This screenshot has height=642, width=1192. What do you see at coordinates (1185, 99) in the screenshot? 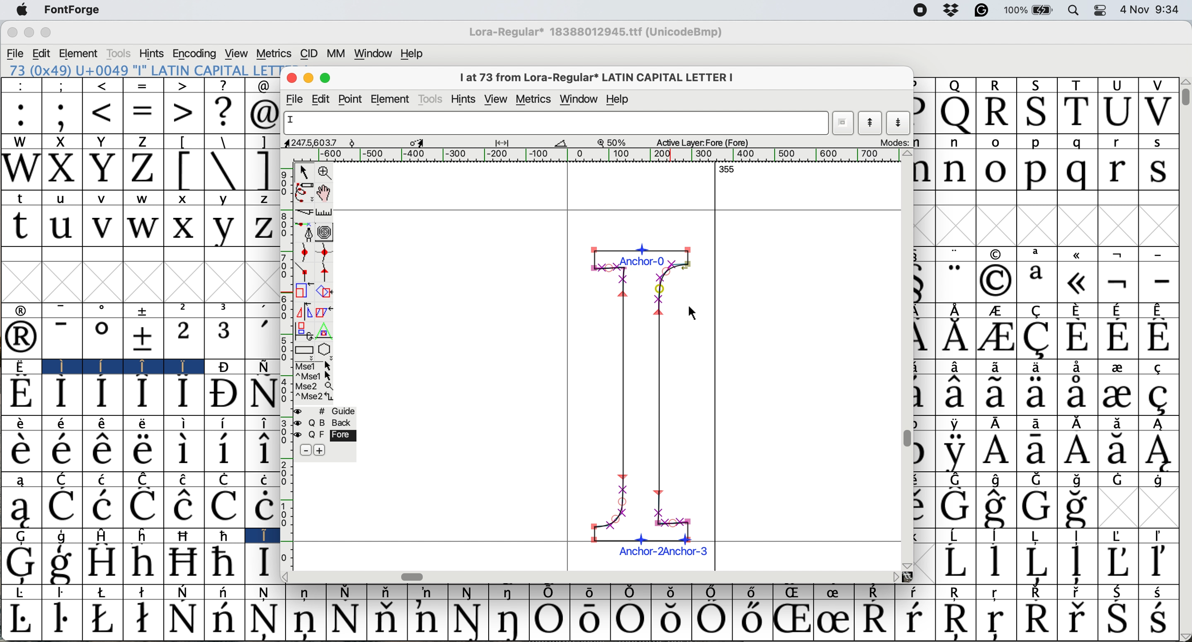
I see `vertical scroll bar` at bounding box center [1185, 99].